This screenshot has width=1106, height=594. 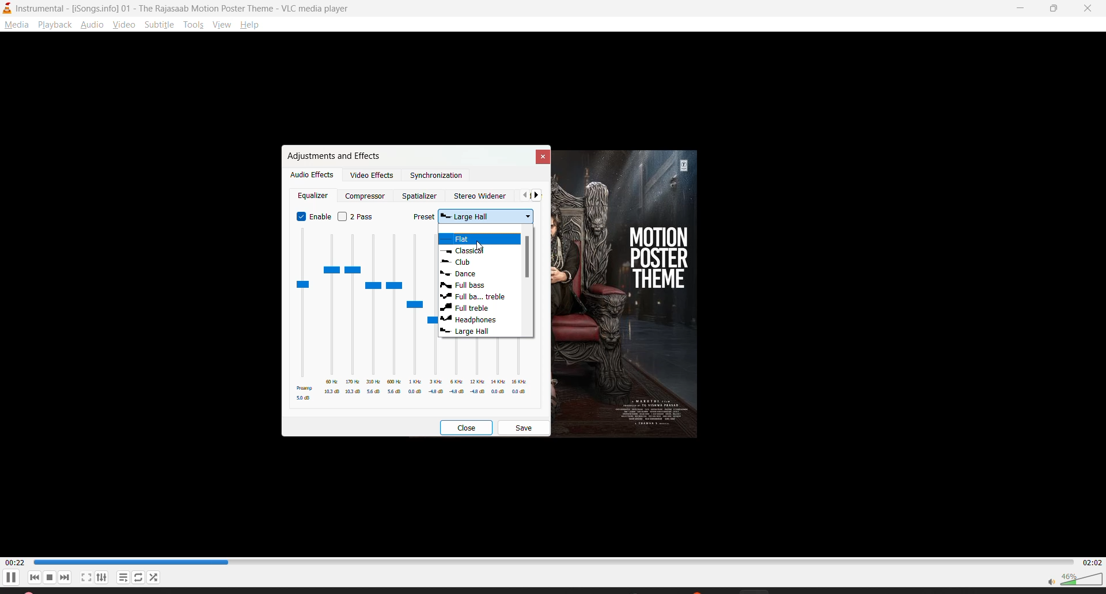 I want to click on compressor, so click(x=365, y=196).